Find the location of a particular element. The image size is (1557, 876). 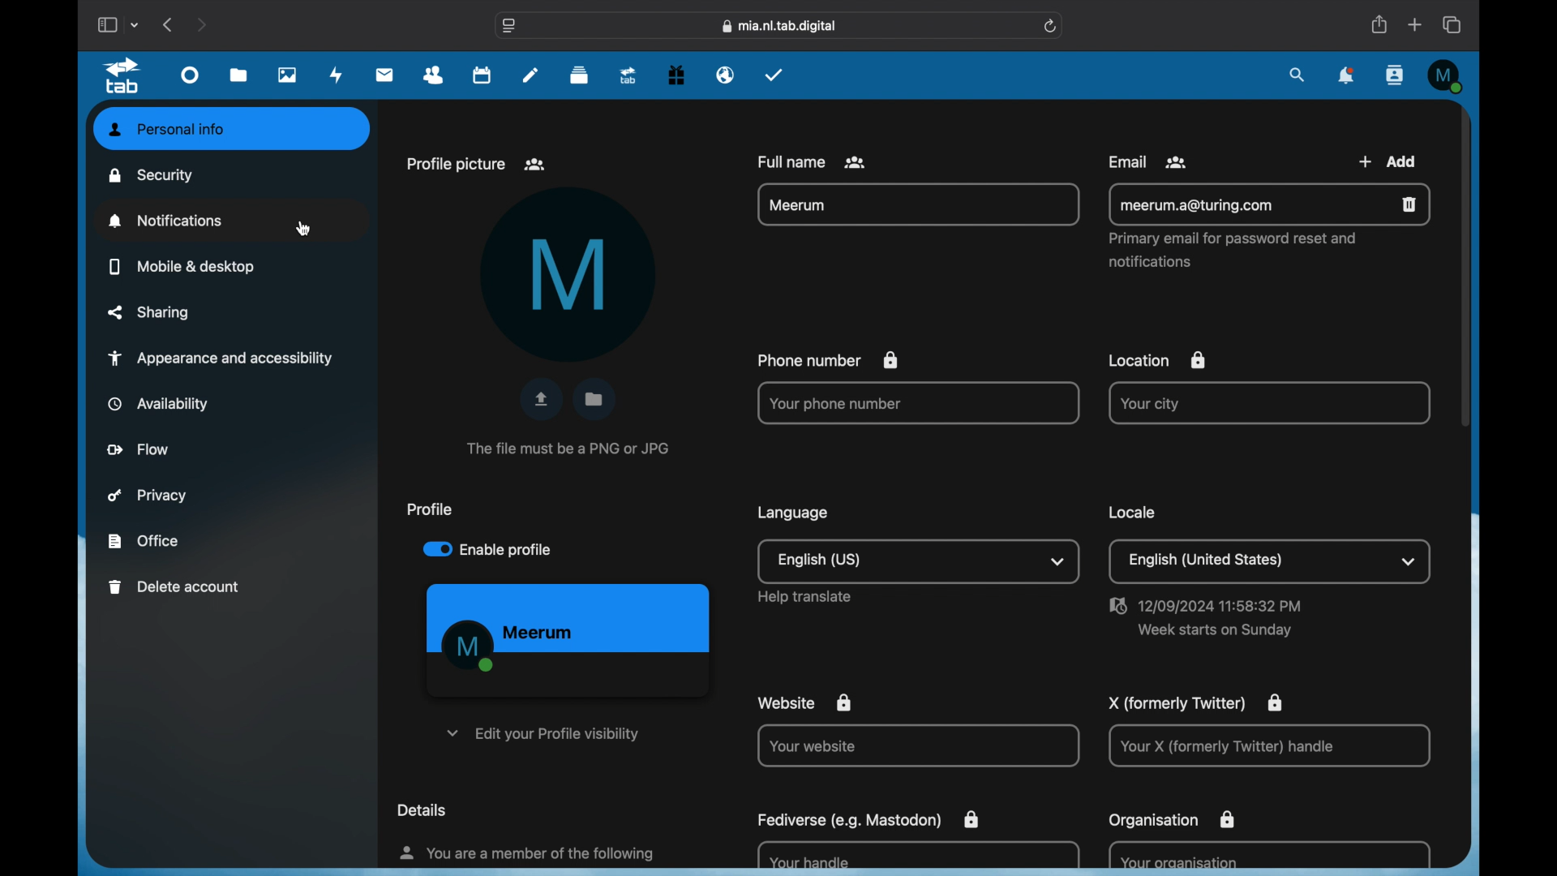

activity is located at coordinates (337, 75).